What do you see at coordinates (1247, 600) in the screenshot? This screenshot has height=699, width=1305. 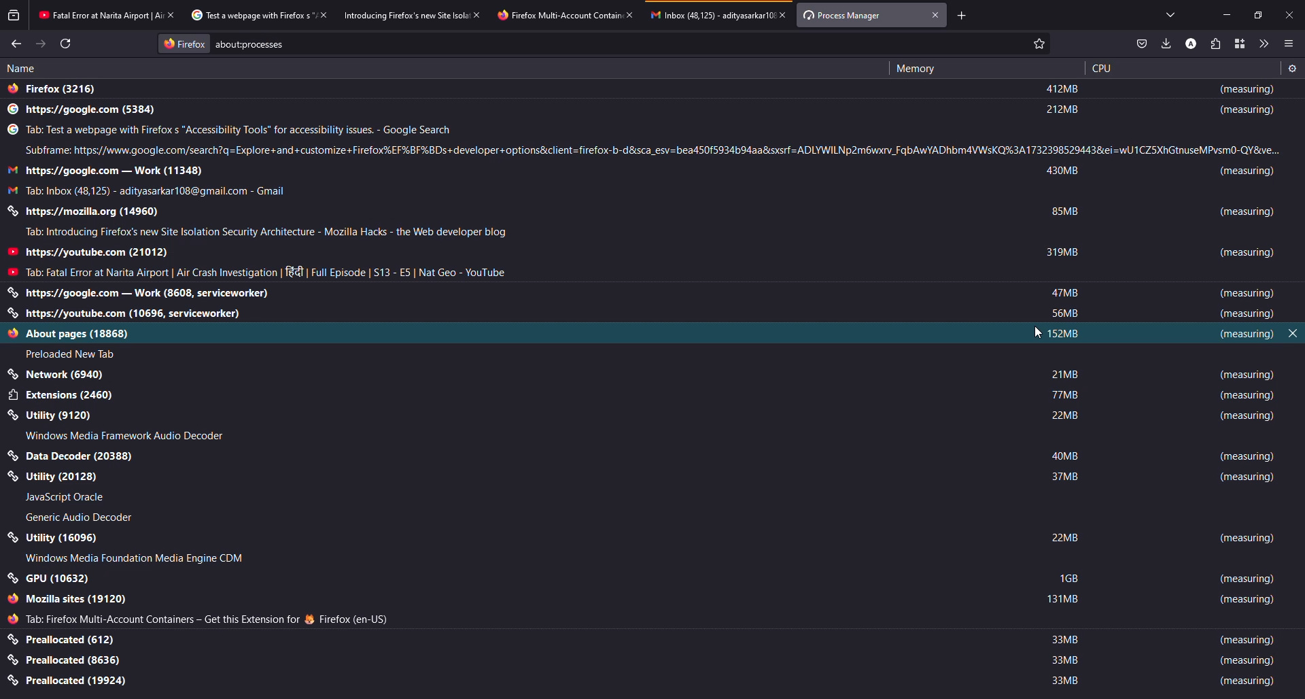 I see `measuring` at bounding box center [1247, 600].